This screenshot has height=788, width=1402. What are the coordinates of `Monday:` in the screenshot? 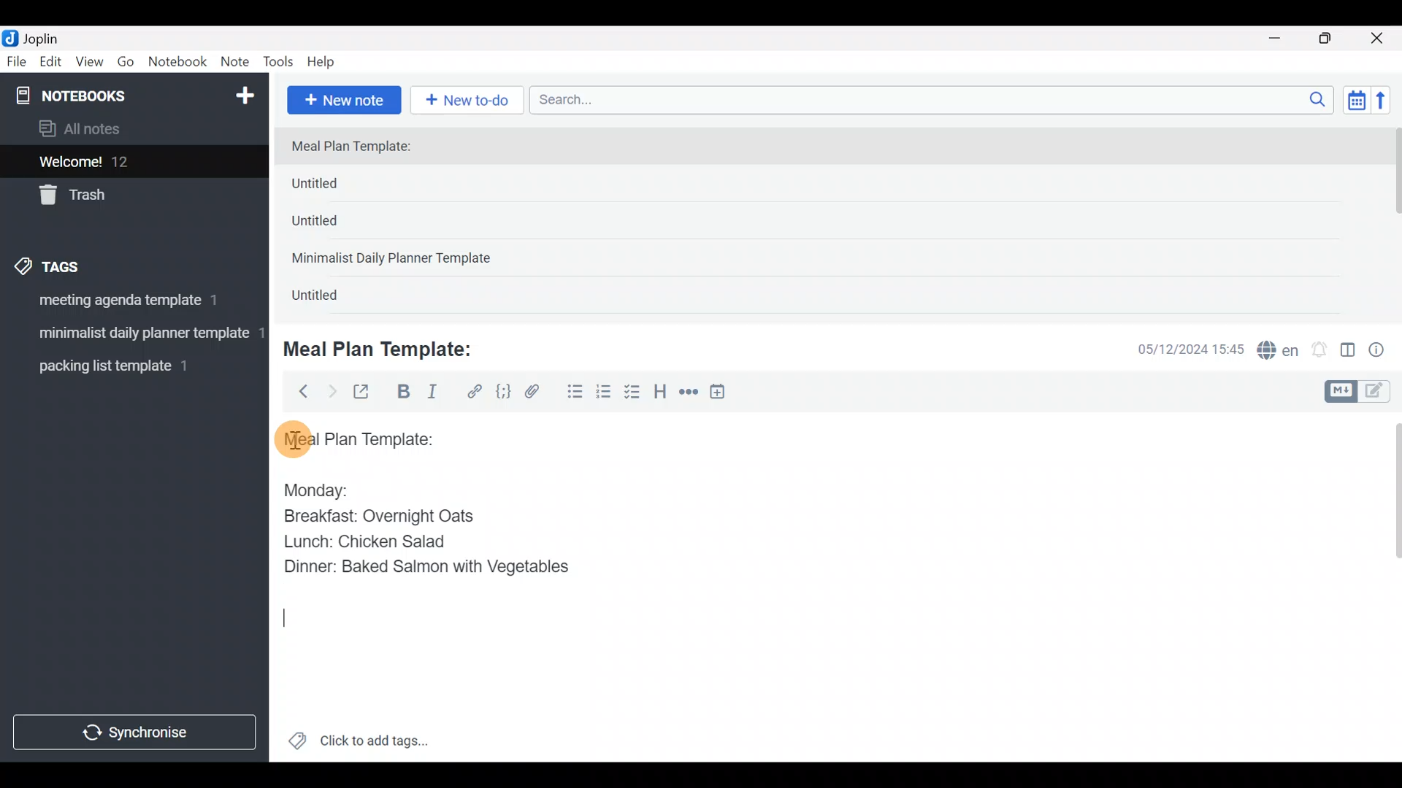 It's located at (306, 488).